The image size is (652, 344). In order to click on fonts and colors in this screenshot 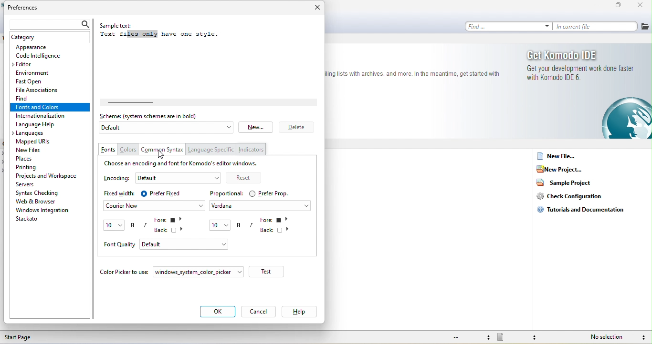, I will do `click(46, 107)`.